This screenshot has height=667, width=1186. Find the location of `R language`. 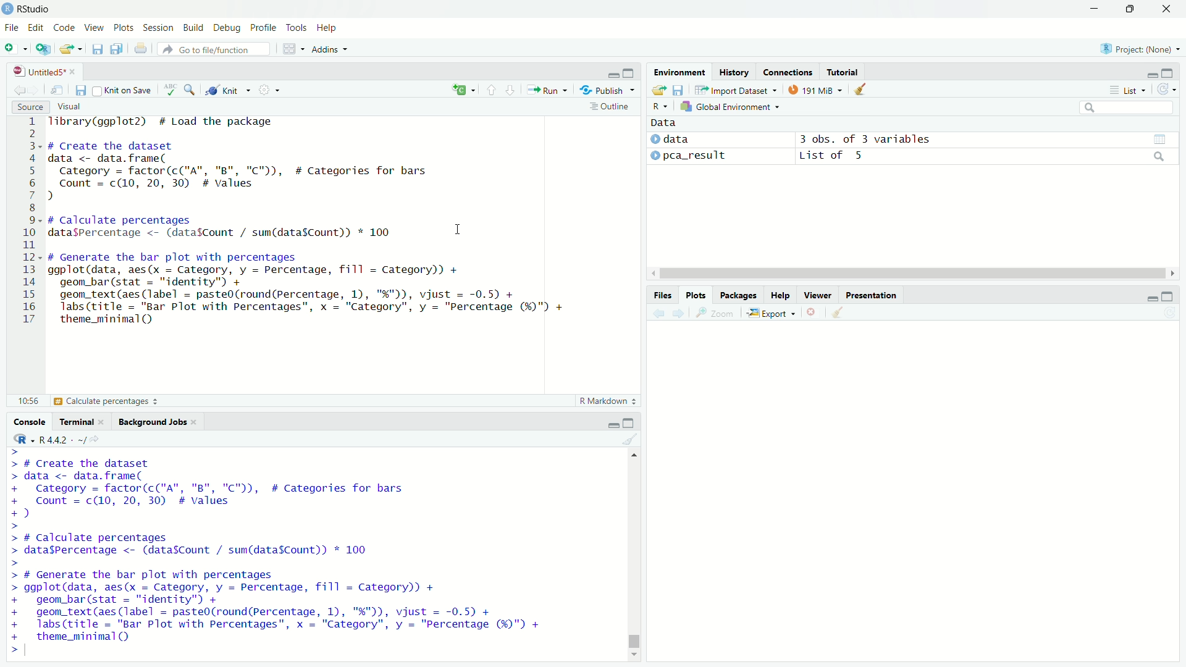

R language is located at coordinates (22, 438).